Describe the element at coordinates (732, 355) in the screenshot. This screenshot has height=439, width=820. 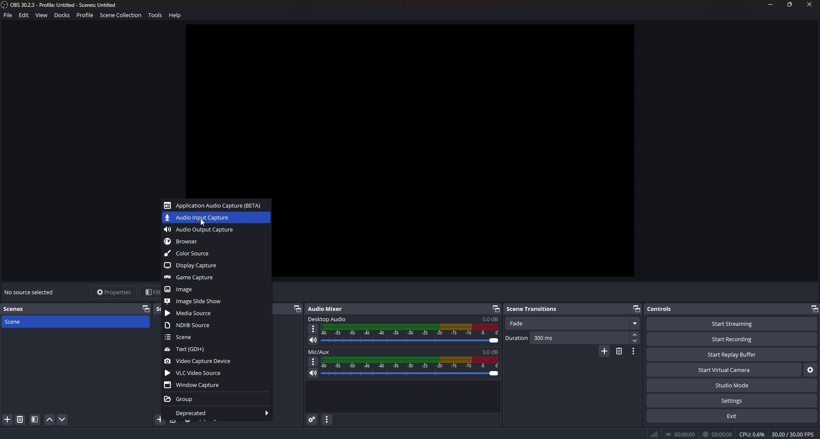
I see `start replay buffer` at that location.